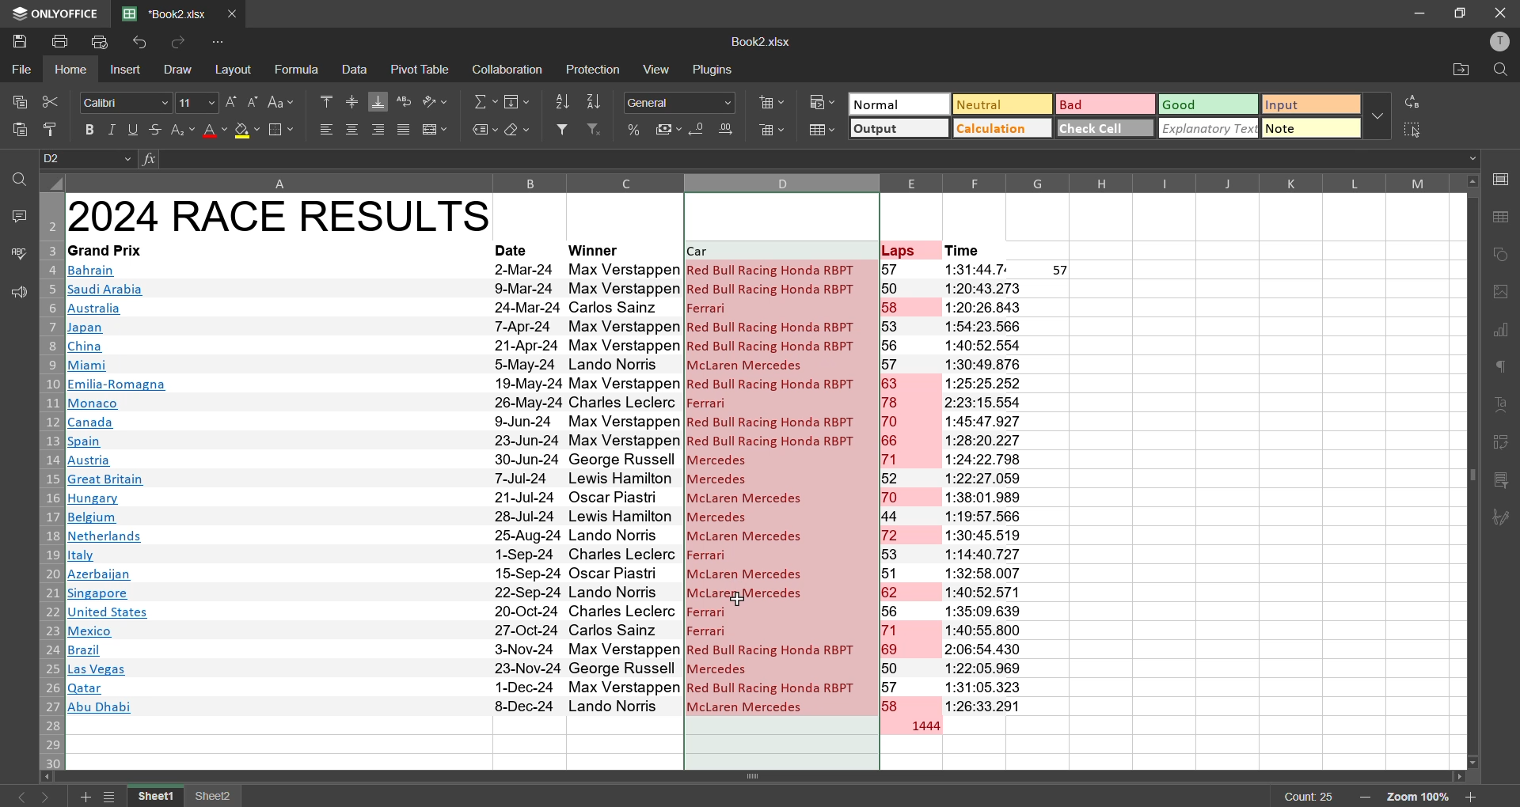  I want to click on fx, so click(151, 159).